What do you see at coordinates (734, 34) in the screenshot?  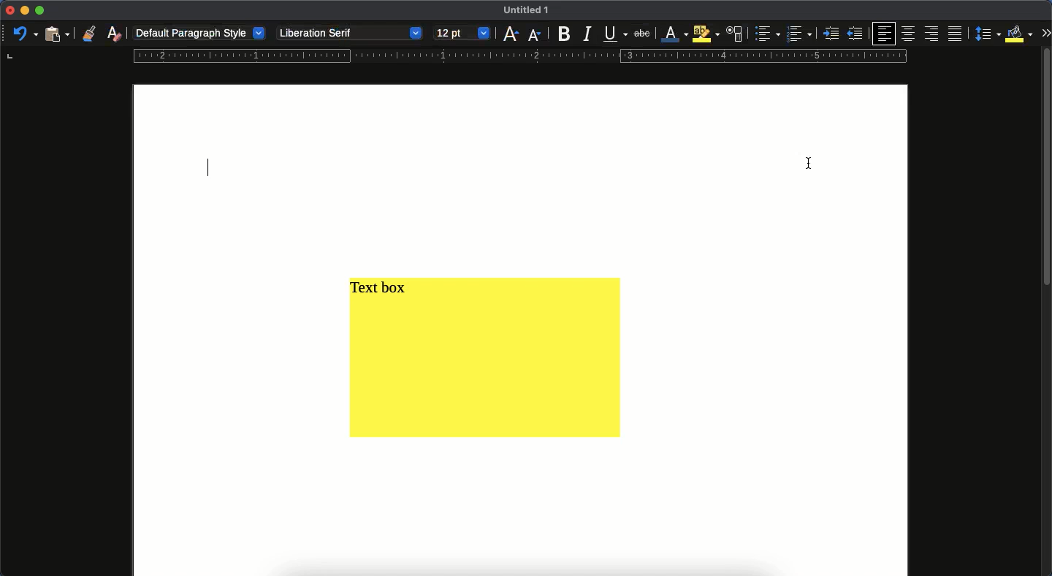 I see `character` at bounding box center [734, 34].